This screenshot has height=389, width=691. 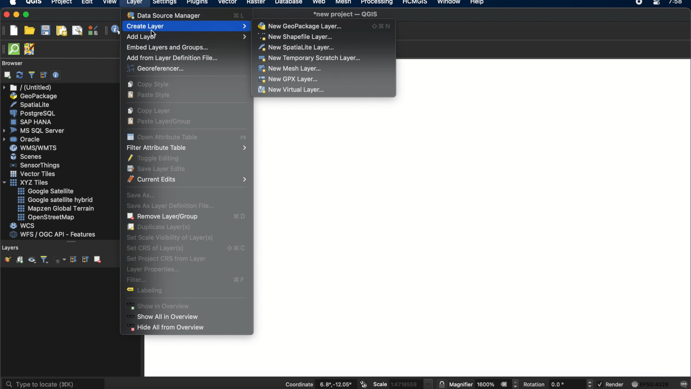 What do you see at coordinates (172, 259) in the screenshot?
I see `set project crs from layer` at bounding box center [172, 259].